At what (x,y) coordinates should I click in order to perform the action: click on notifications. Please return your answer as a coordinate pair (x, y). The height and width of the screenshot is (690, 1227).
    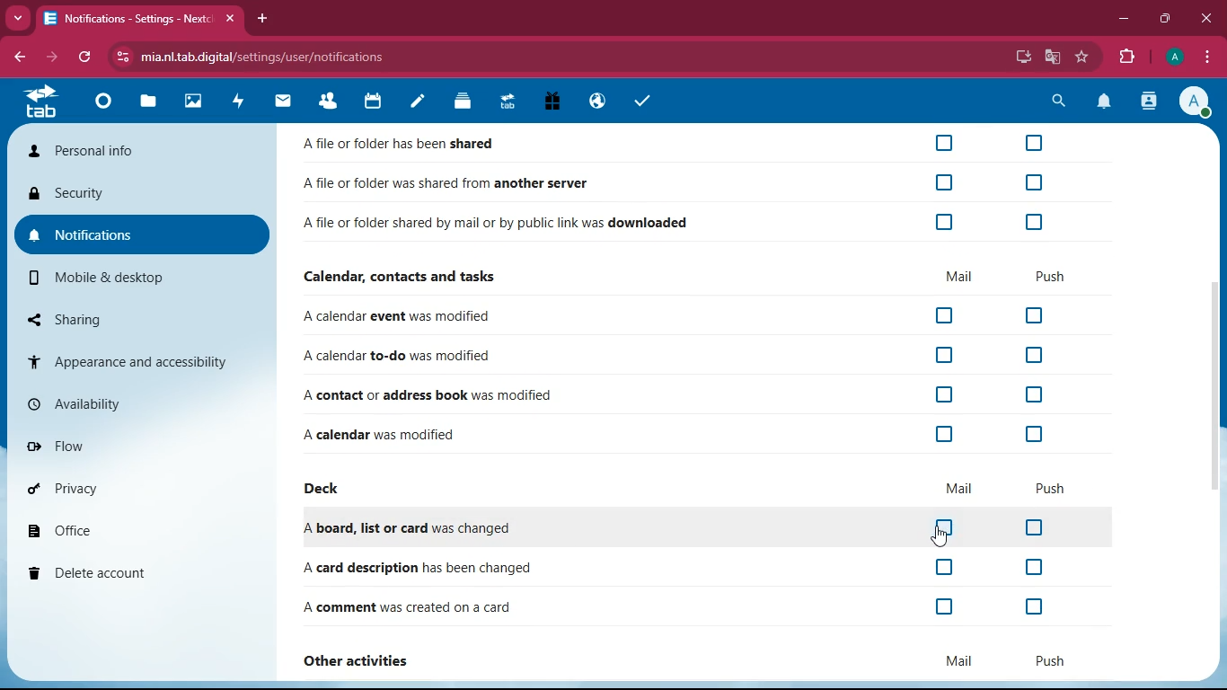
    Looking at the image, I should click on (1101, 102).